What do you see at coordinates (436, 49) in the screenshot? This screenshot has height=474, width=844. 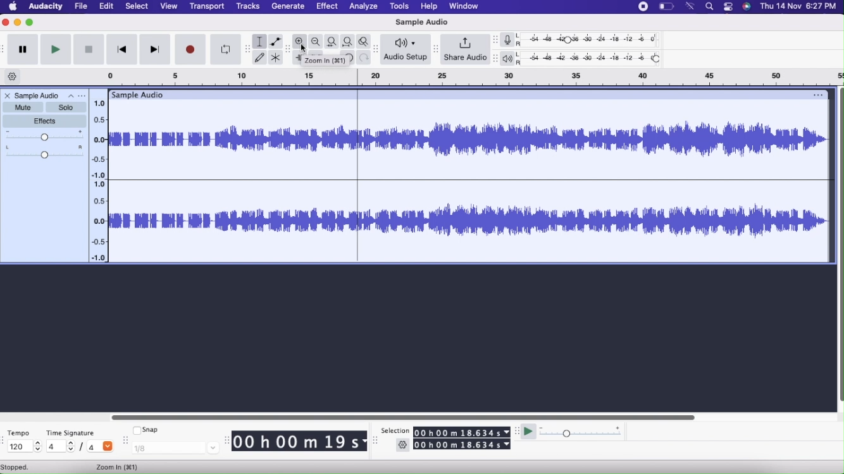 I see `resize` at bounding box center [436, 49].